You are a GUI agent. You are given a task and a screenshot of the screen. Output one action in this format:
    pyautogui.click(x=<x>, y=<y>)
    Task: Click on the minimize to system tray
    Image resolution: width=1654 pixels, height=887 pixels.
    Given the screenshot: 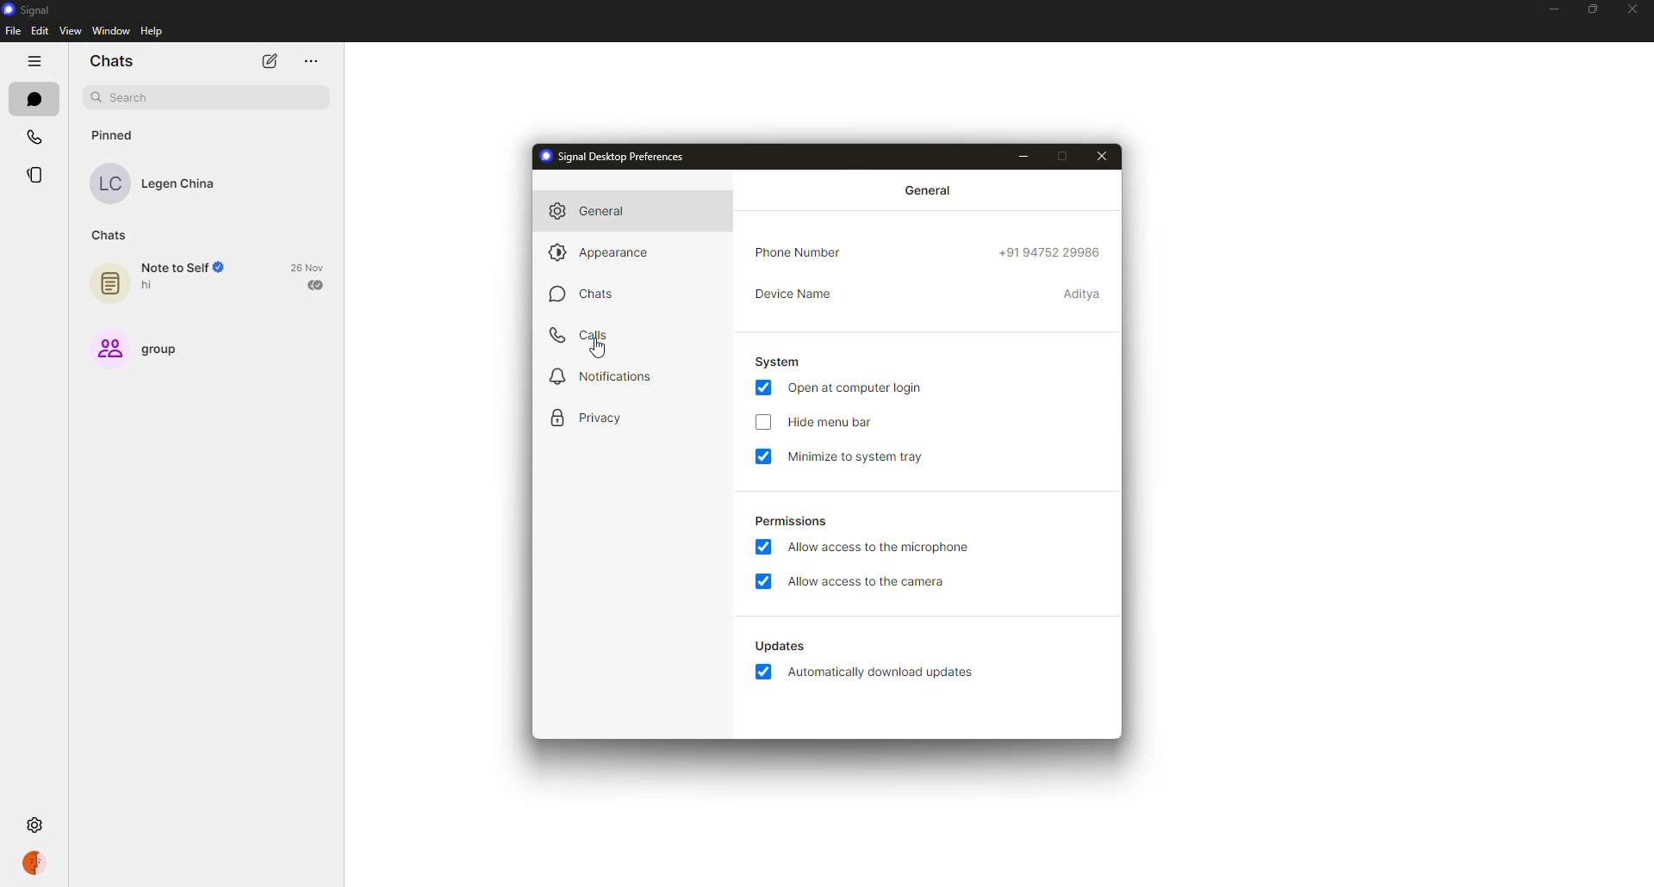 What is the action you would take?
    pyautogui.click(x=856, y=456)
    